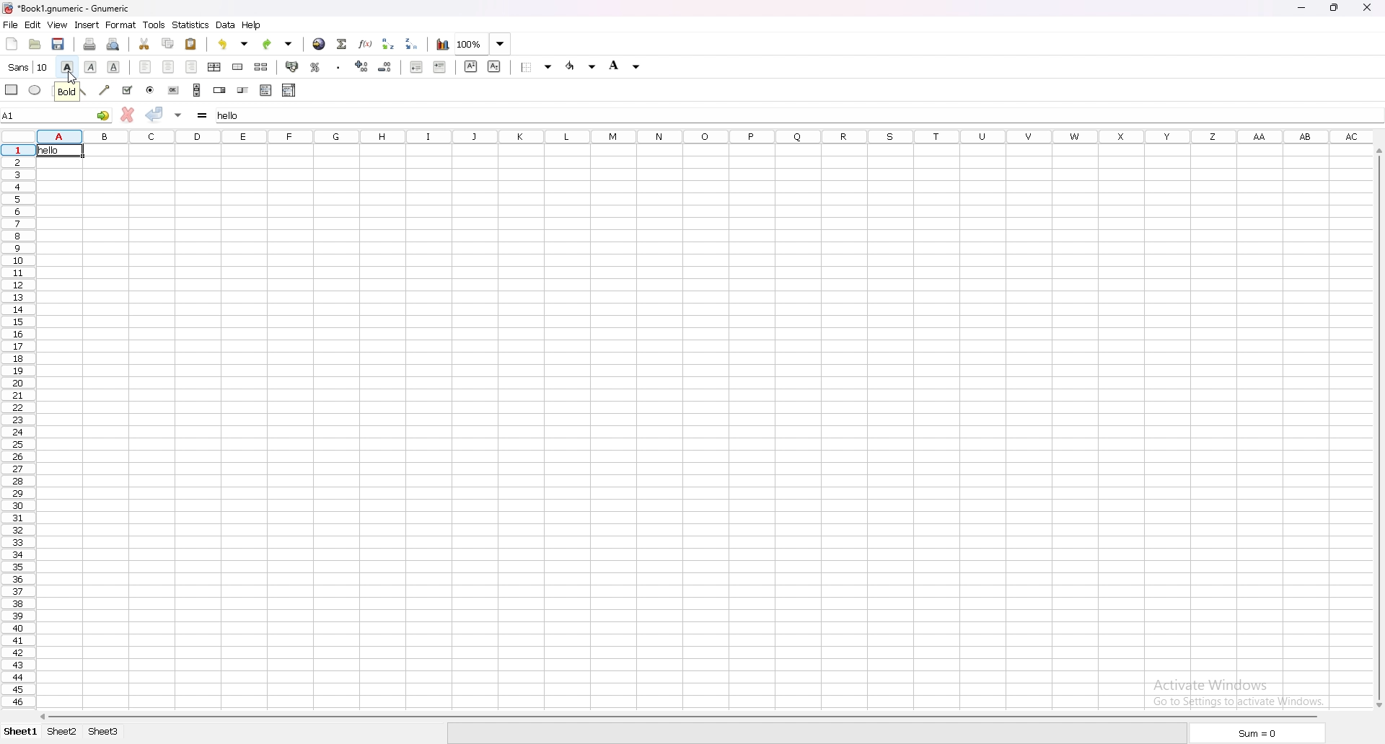  I want to click on align right, so click(193, 67).